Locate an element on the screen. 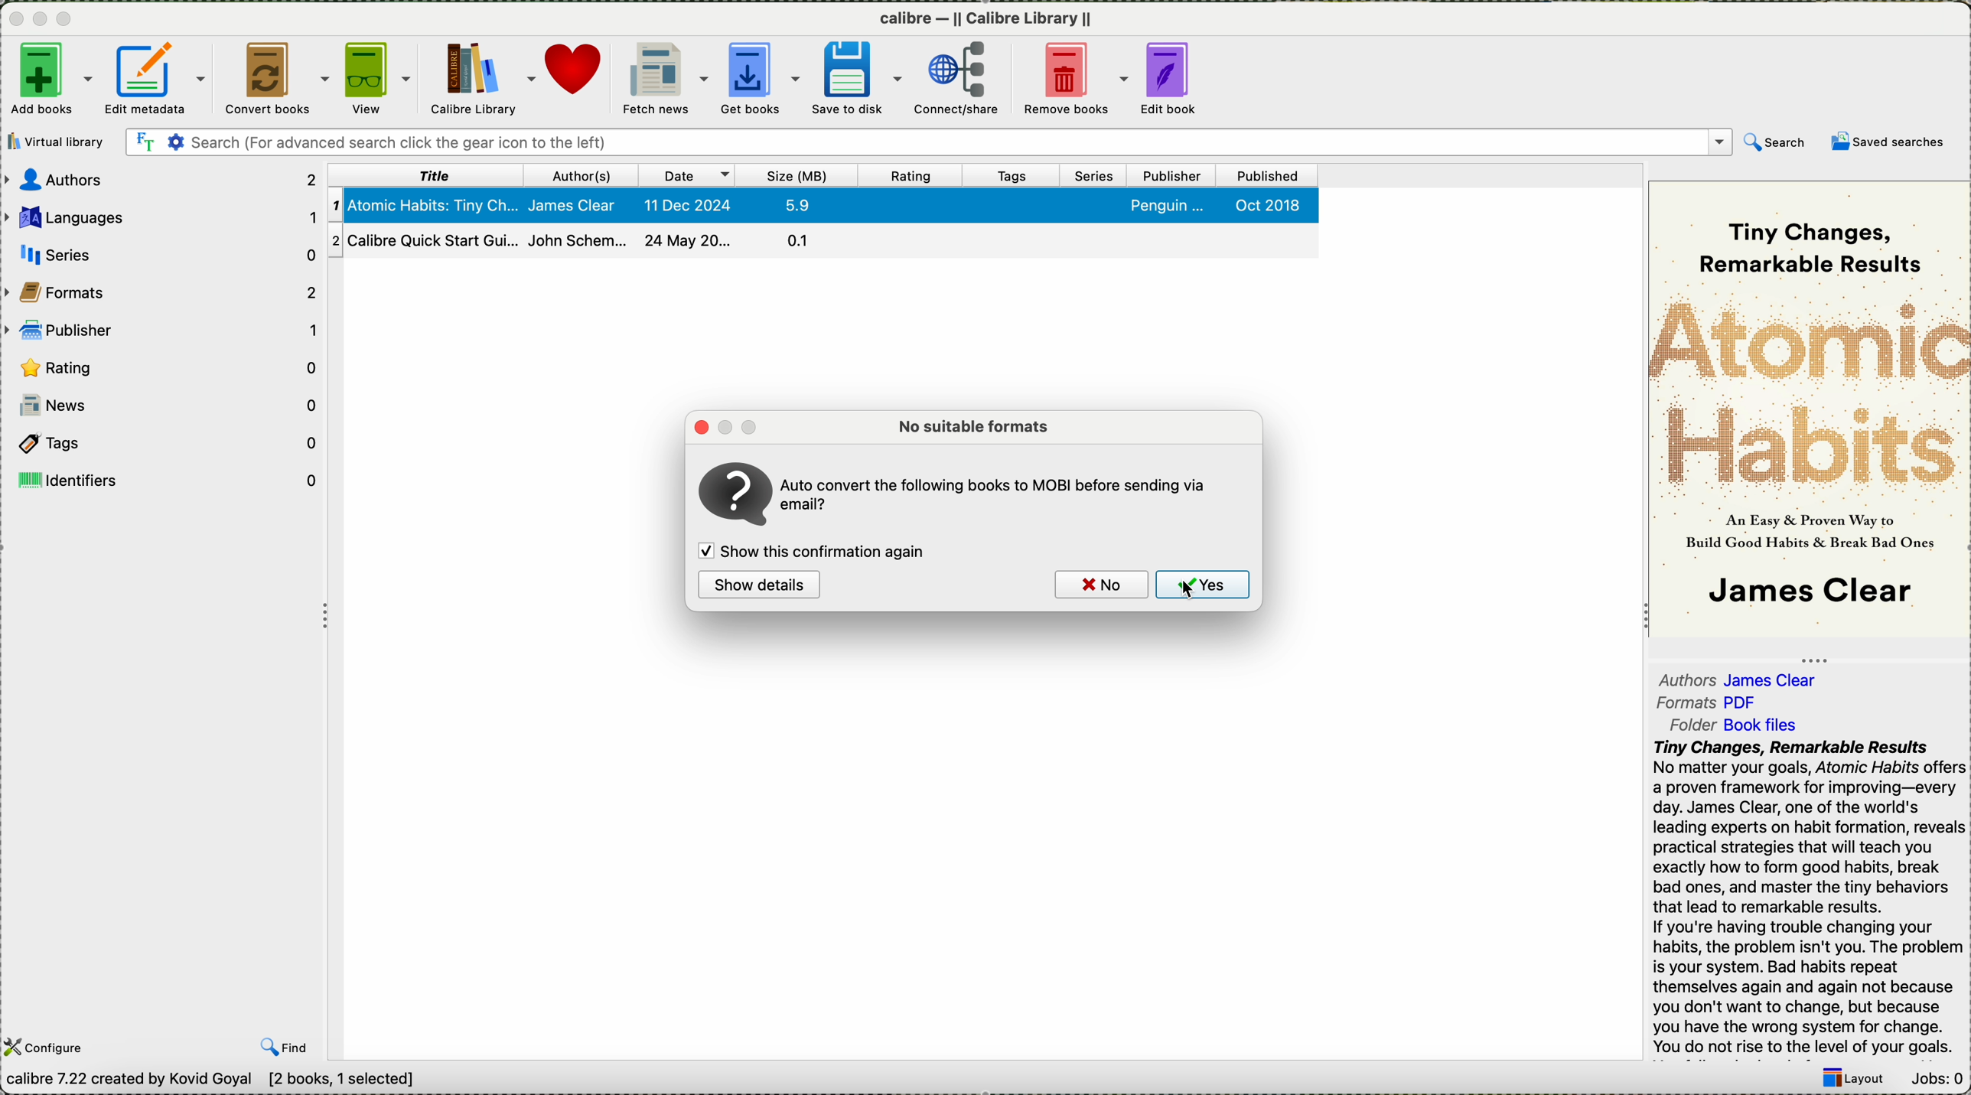 The height and width of the screenshot is (1095, 1971). no suitable formats is located at coordinates (977, 424).